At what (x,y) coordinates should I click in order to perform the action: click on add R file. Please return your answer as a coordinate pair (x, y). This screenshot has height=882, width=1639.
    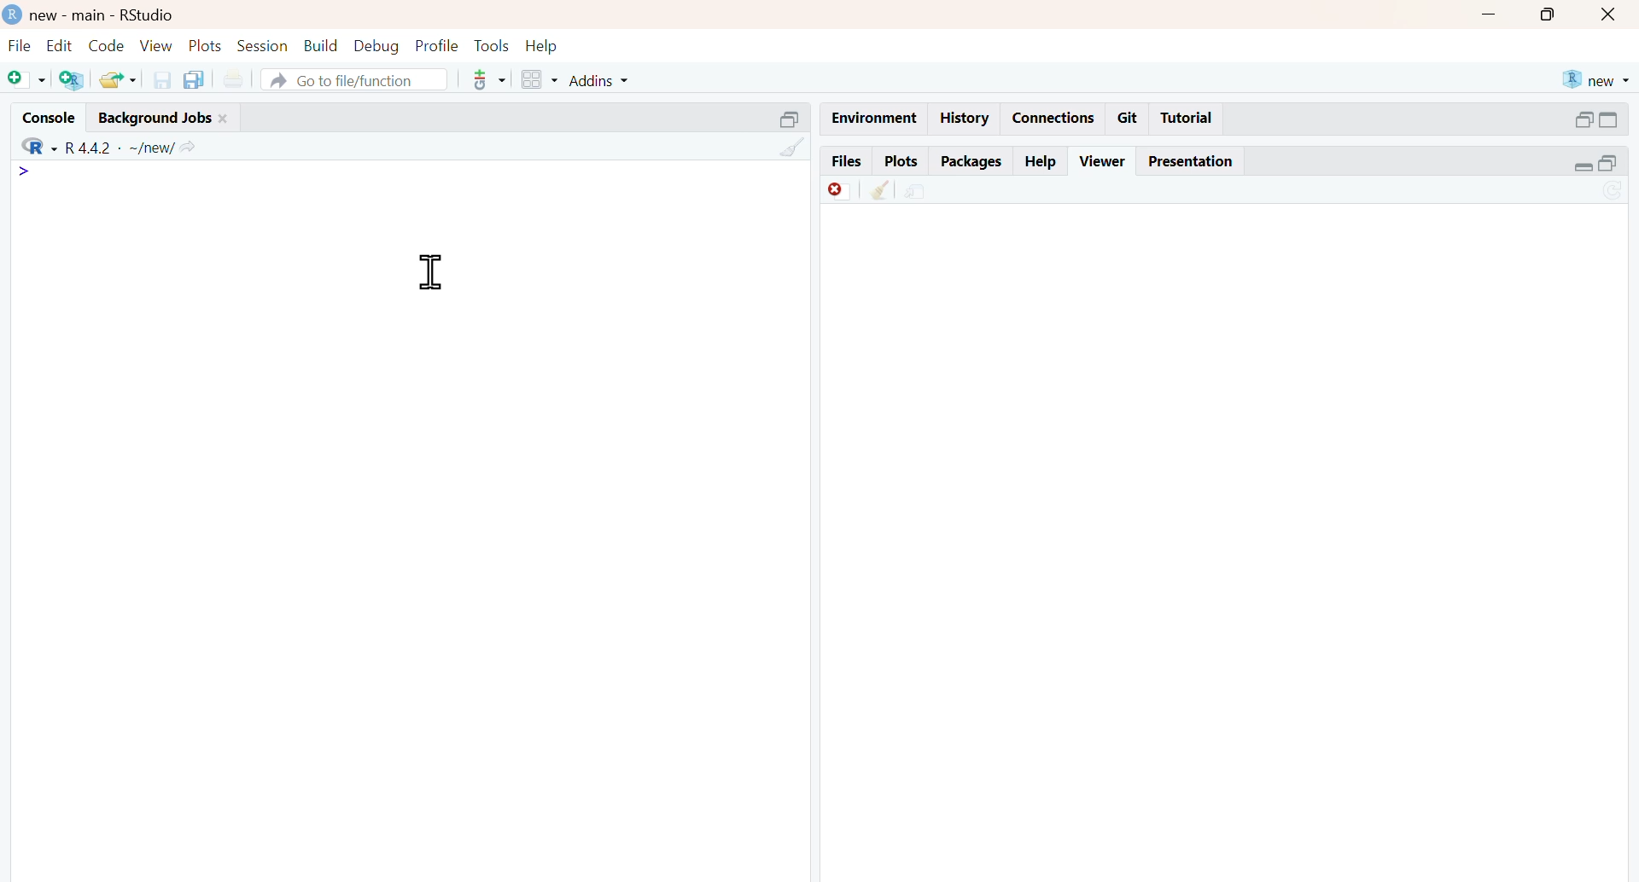
    Looking at the image, I should click on (73, 81).